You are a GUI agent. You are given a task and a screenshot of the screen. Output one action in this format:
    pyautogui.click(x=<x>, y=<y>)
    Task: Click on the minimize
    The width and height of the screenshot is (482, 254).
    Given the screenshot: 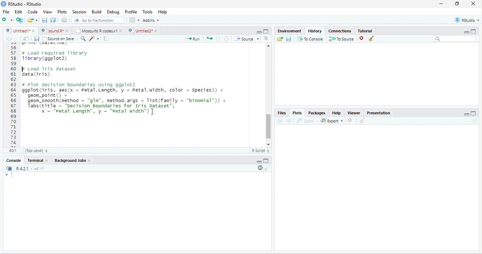 What is the action you would take?
    pyautogui.click(x=259, y=32)
    